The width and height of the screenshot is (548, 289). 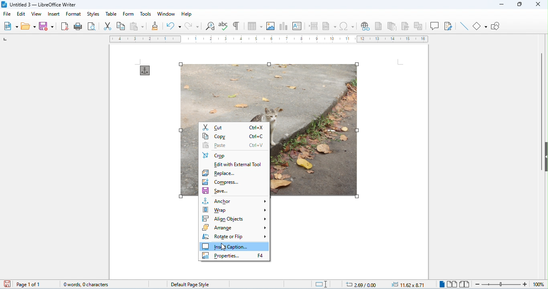 What do you see at coordinates (235, 227) in the screenshot?
I see `arrange` at bounding box center [235, 227].